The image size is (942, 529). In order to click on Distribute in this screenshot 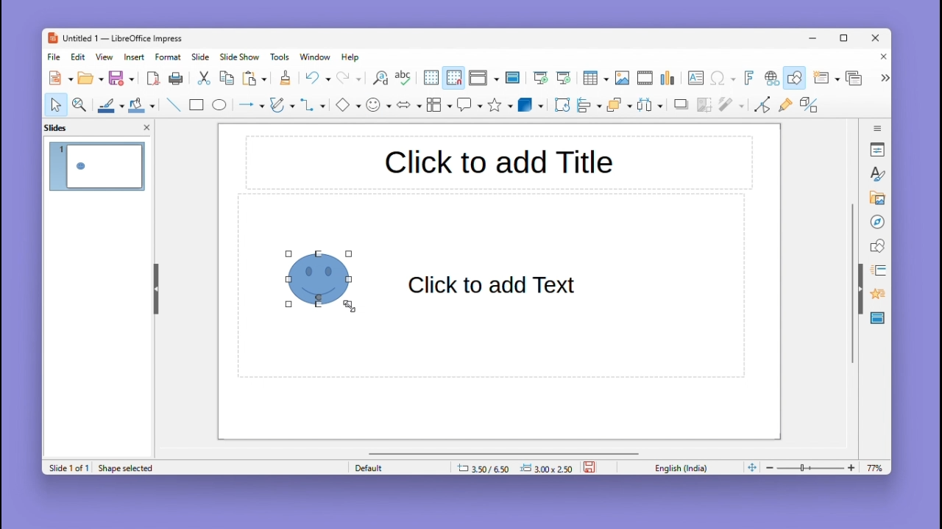, I will do `click(652, 107)`.